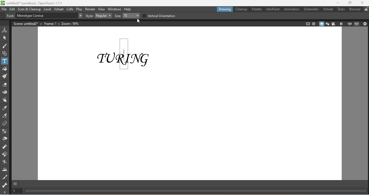  What do you see at coordinates (117, 16) in the screenshot?
I see `Size` at bounding box center [117, 16].